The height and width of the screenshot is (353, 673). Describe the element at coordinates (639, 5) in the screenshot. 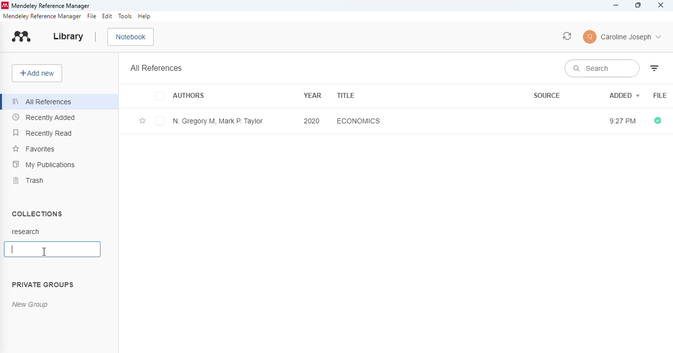

I see `maximize` at that location.